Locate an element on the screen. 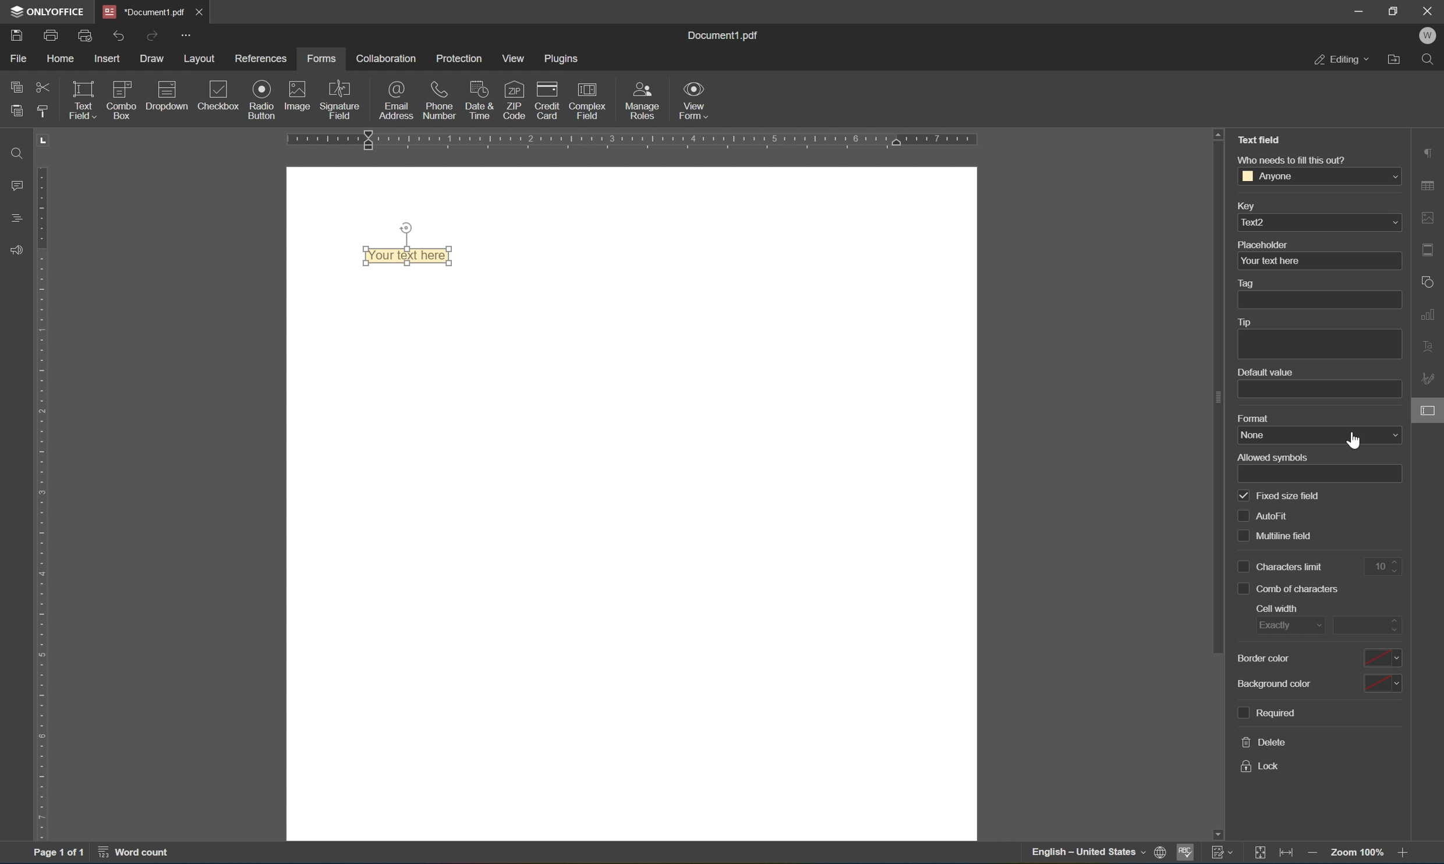 Image resolution: width=1444 pixels, height=864 pixels. delete is located at coordinates (1261, 741).